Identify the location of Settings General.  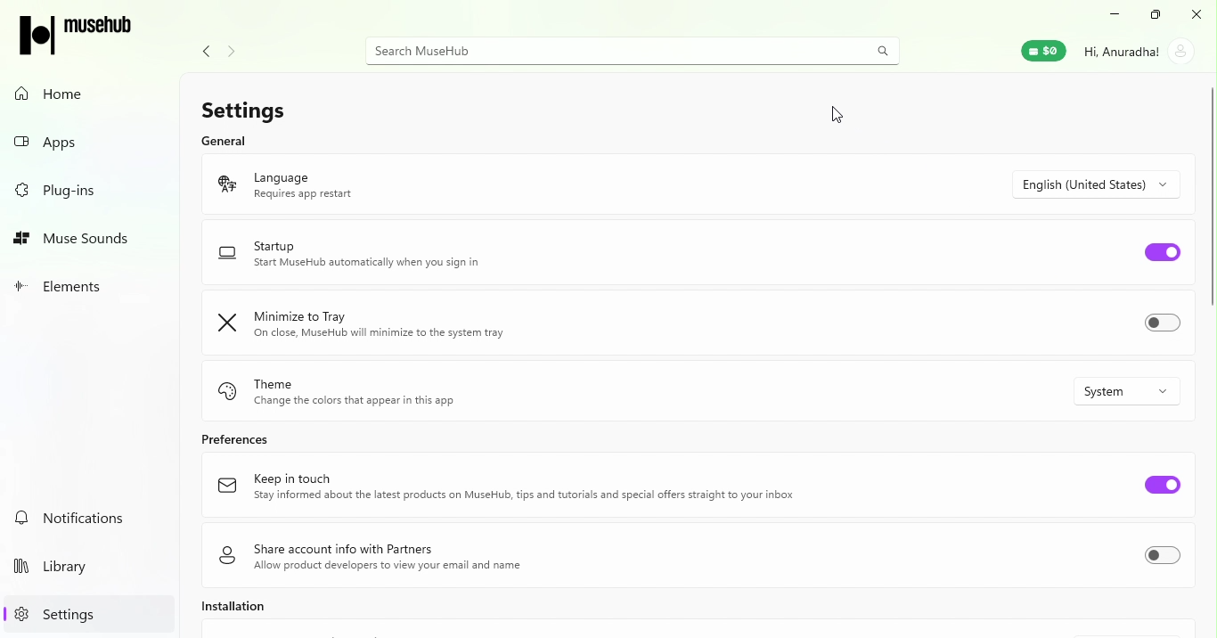
(335, 117).